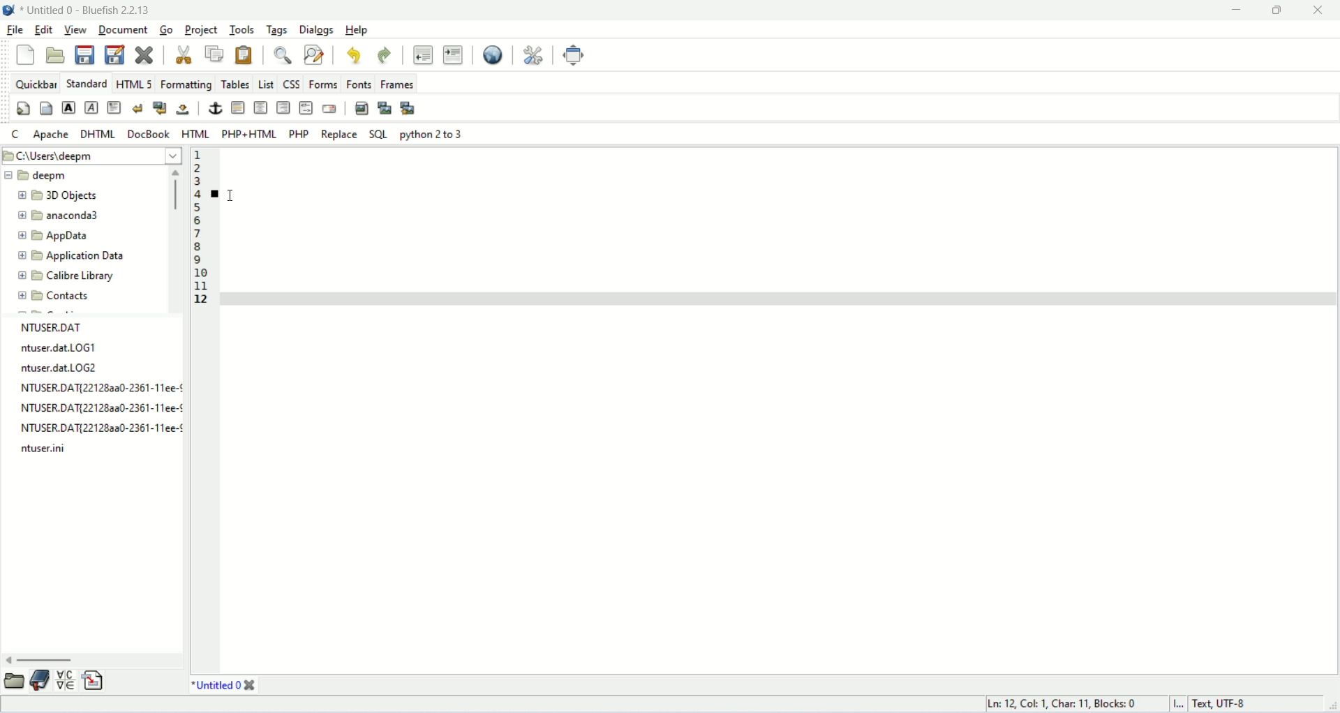 This screenshot has height=713, width=1340. What do you see at coordinates (52, 134) in the screenshot?
I see `apache` at bounding box center [52, 134].